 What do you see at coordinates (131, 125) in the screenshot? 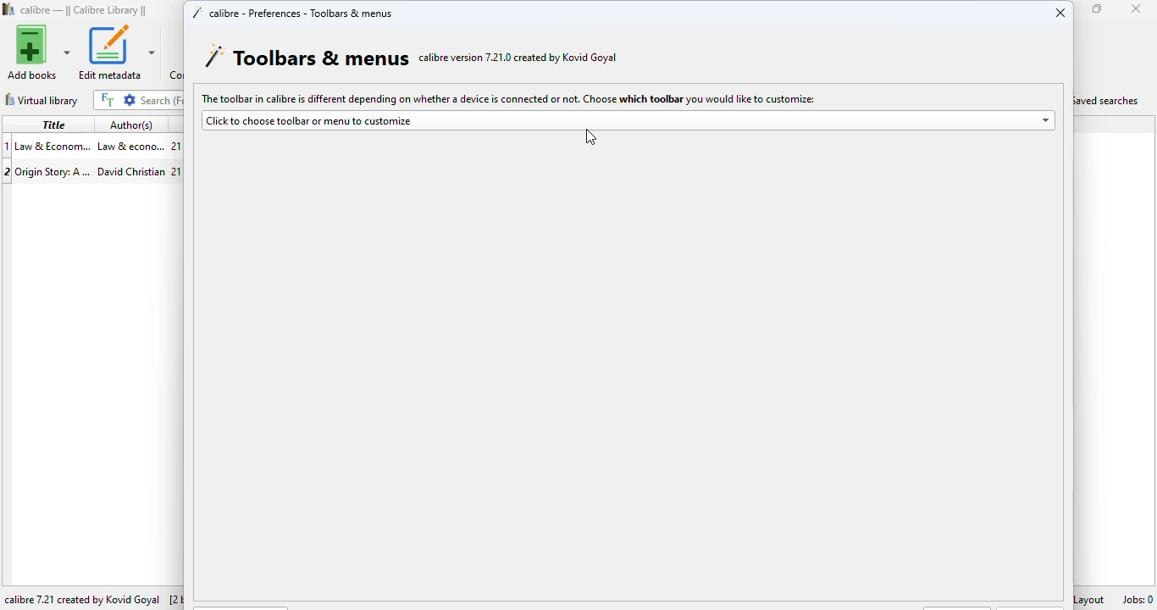
I see `author(s)` at bounding box center [131, 125].